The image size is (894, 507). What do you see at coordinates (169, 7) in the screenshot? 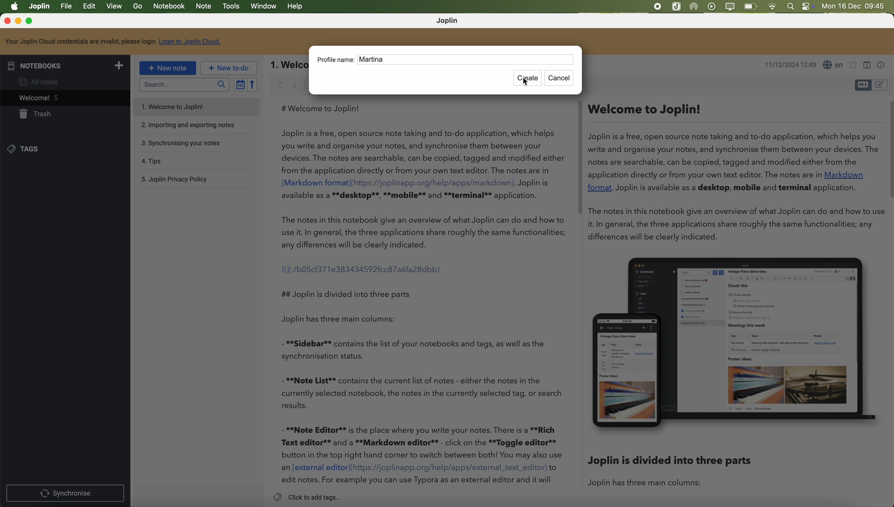
I see `notebook` at bounding box center [169, 7].